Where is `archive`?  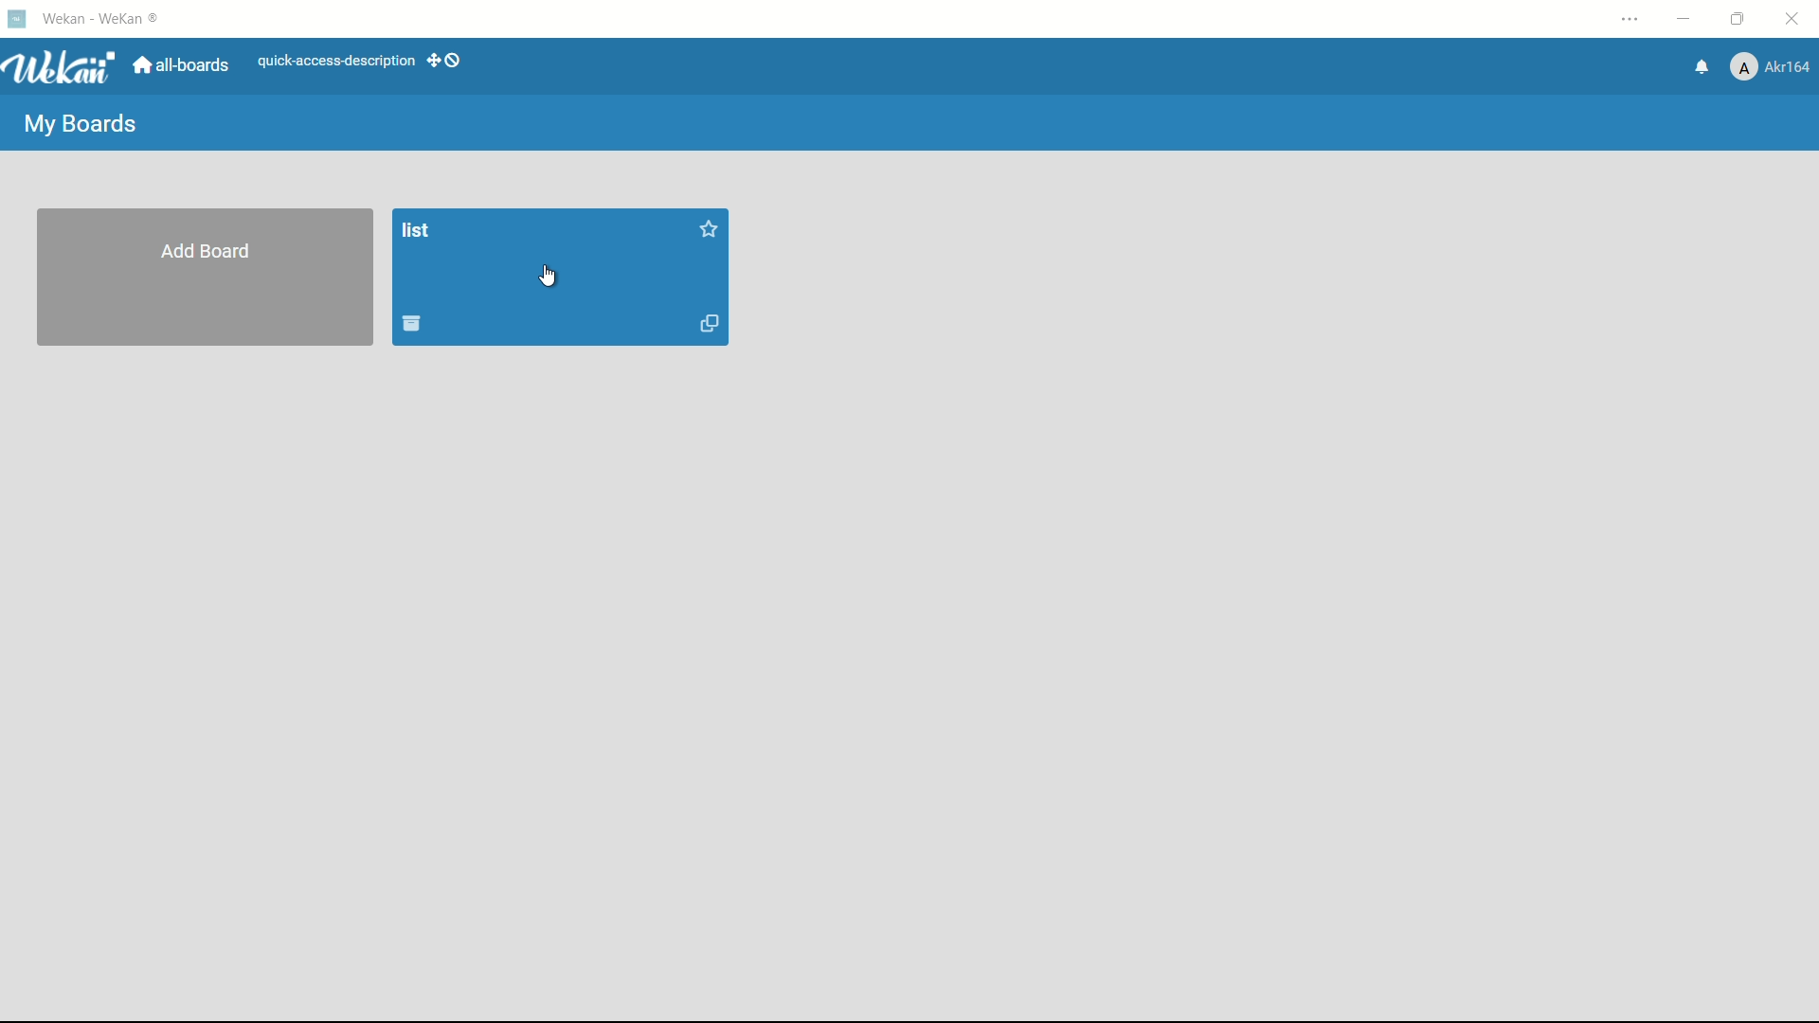 archive is located at coordinates (411, 323).